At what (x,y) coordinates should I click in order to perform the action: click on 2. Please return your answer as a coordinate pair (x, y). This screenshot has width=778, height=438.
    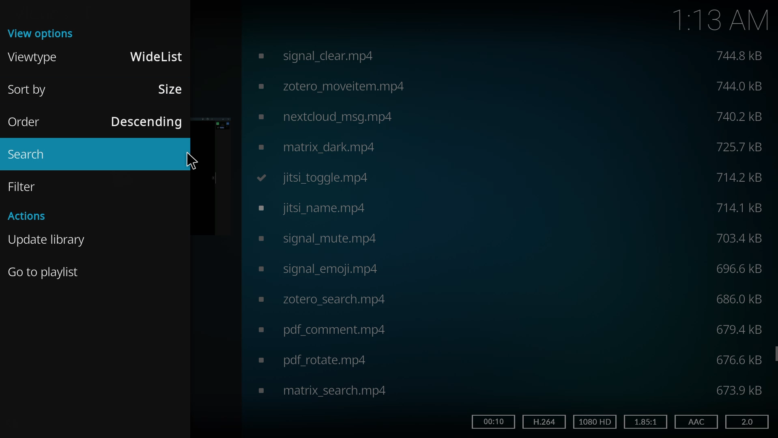
    Looking at the image, I should click on (748, 421).